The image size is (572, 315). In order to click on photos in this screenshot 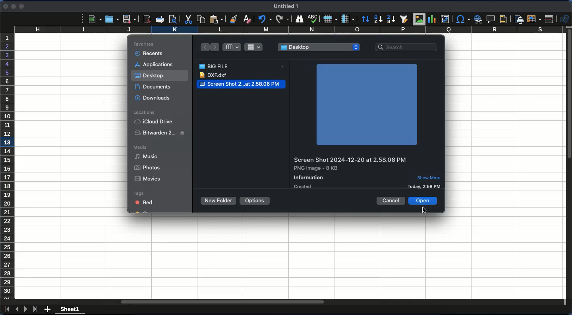, I will do `click(148, 168)`.